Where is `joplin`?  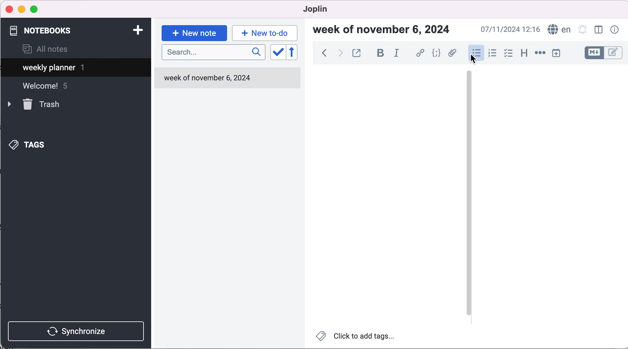 joplin is located at coordinates (324, 9).